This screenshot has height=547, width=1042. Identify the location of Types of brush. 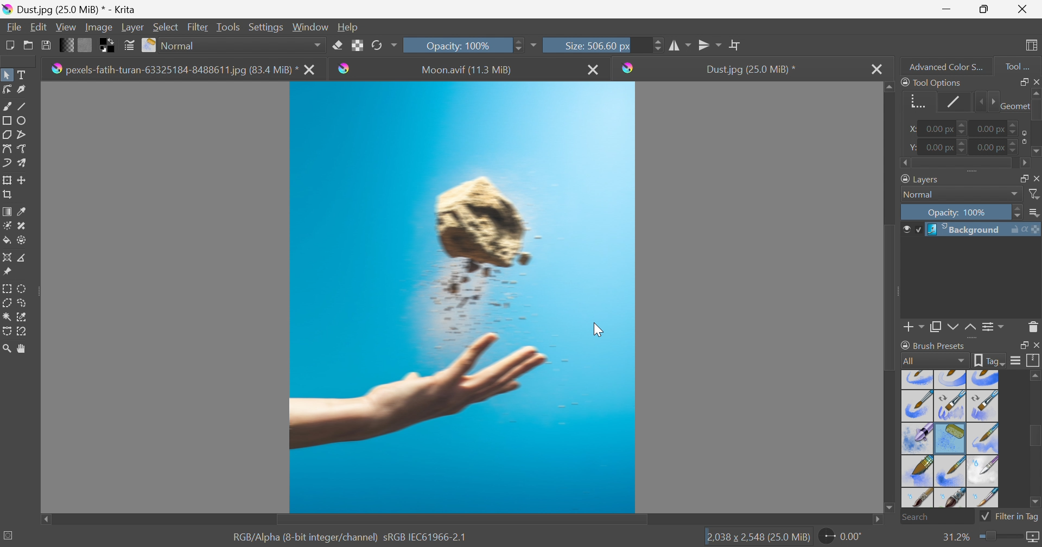
(948, 438).